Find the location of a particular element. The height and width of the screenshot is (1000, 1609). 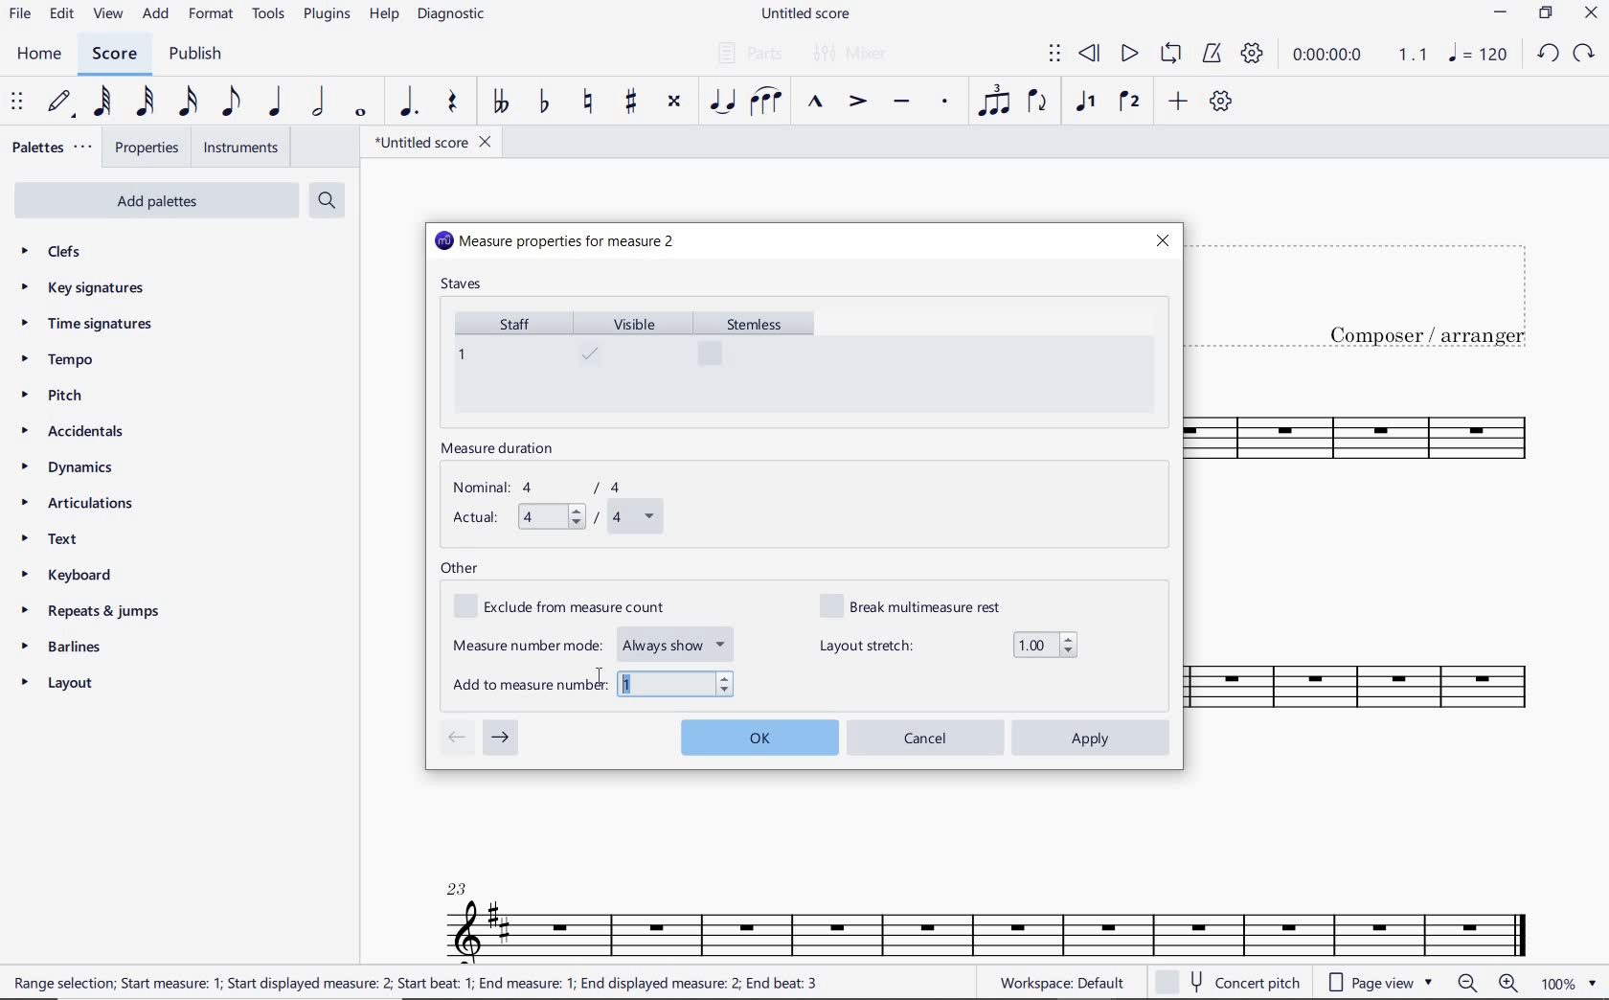

TIE is located at coordinates (722, 101).